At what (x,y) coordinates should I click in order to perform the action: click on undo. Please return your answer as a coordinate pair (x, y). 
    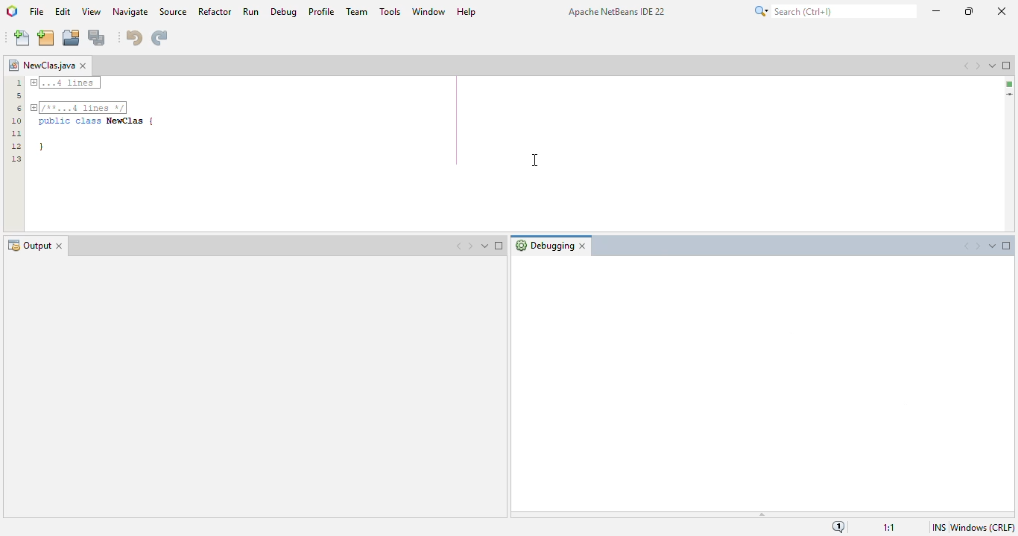
    Looking at the image, I should click on (133, 36).